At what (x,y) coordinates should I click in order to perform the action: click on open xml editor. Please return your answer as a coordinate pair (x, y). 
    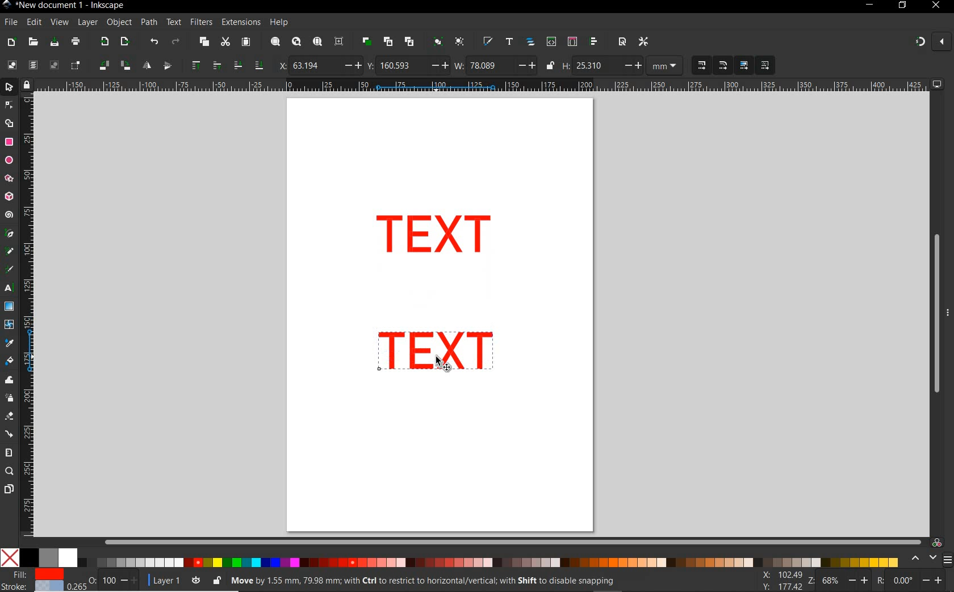
    Looking at the image, I should click on (550, 42).